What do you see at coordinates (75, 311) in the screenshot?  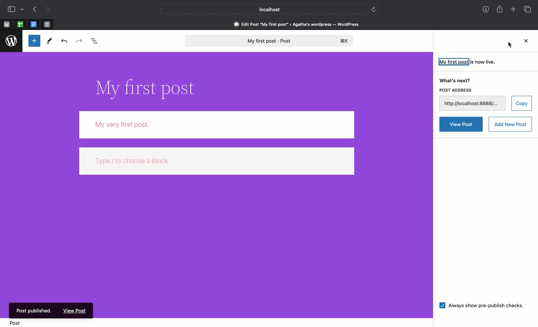 I see `view post` at bounding box center [75, 311].